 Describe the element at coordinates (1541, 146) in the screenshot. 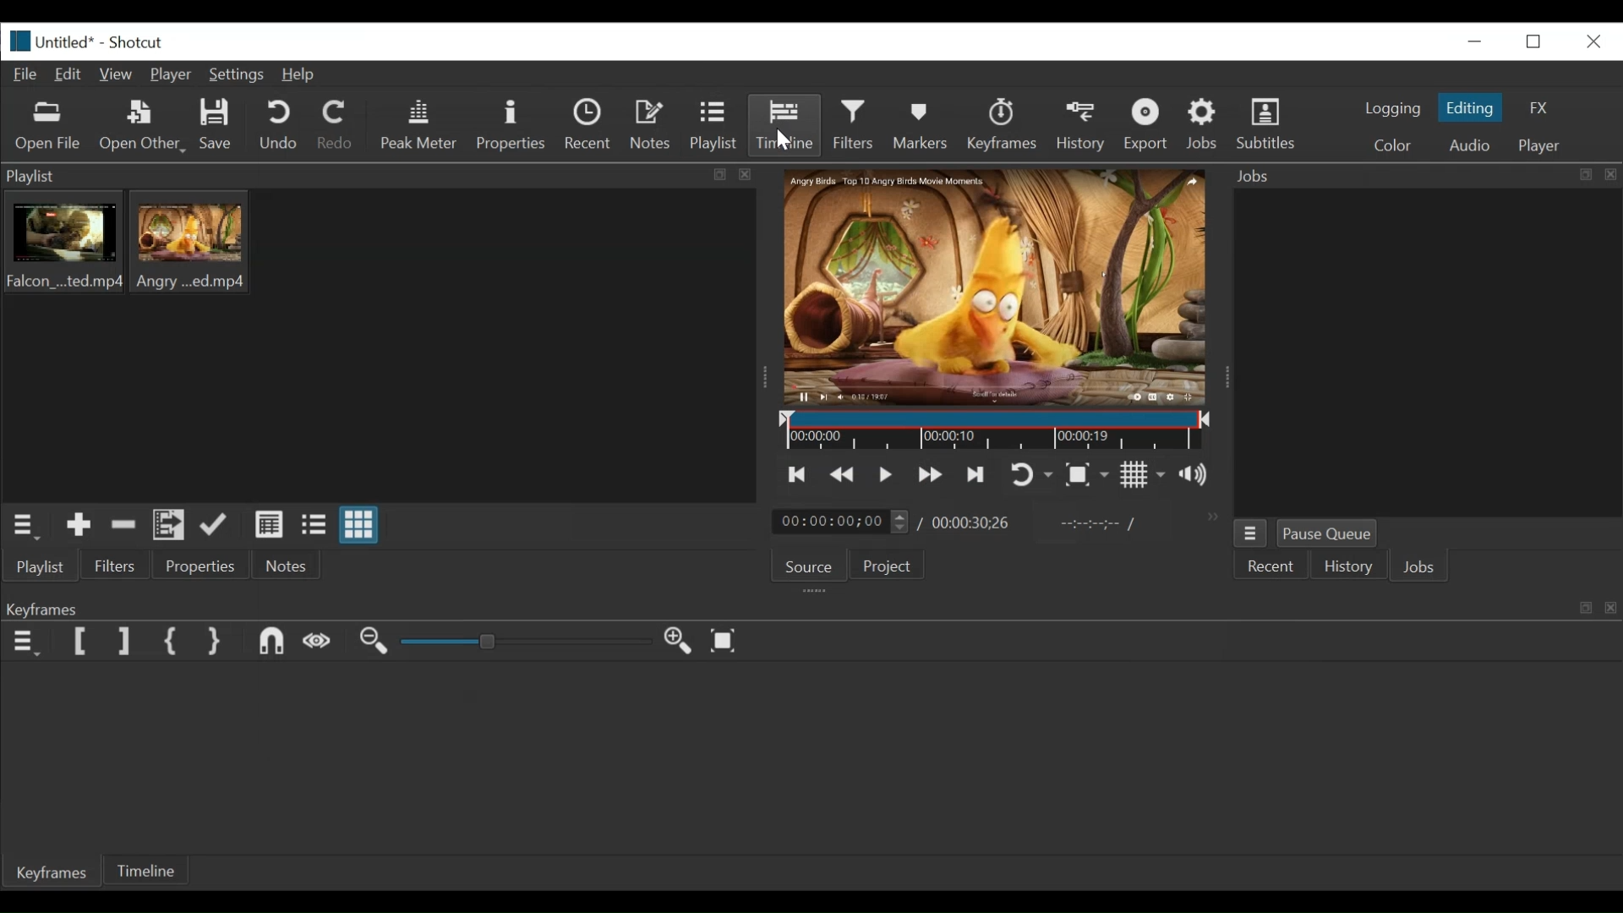

I see `player` at that location.